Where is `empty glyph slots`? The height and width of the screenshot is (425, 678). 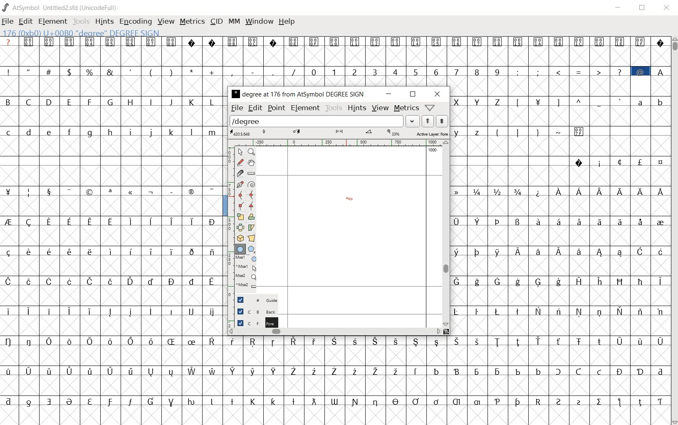 empty glyph slots is located at coordinates (113, 206).